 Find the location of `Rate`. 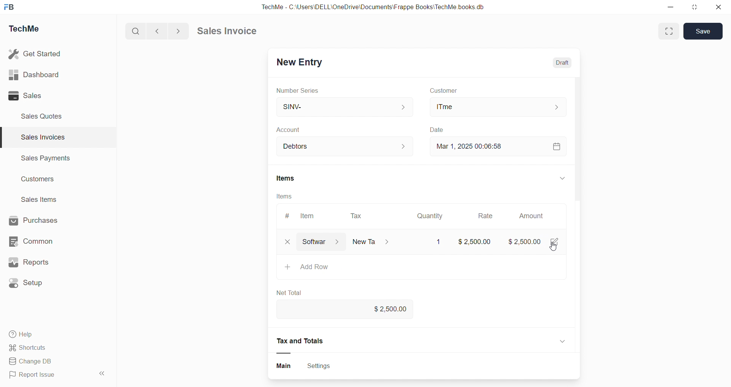

Rate is located at coordinates (487, 217).